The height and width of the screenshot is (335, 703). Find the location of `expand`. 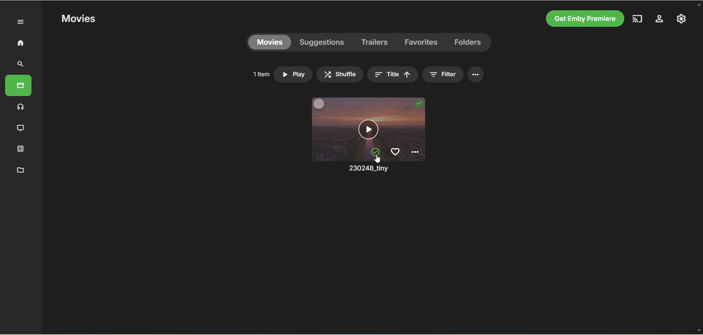

expand is located at coordinates (19, 22).